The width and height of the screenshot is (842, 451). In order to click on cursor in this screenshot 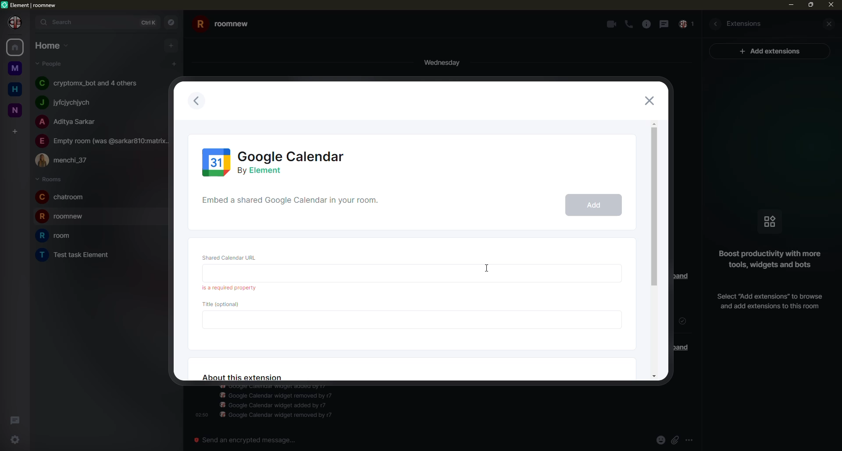, I will do `click(487, 268)`.